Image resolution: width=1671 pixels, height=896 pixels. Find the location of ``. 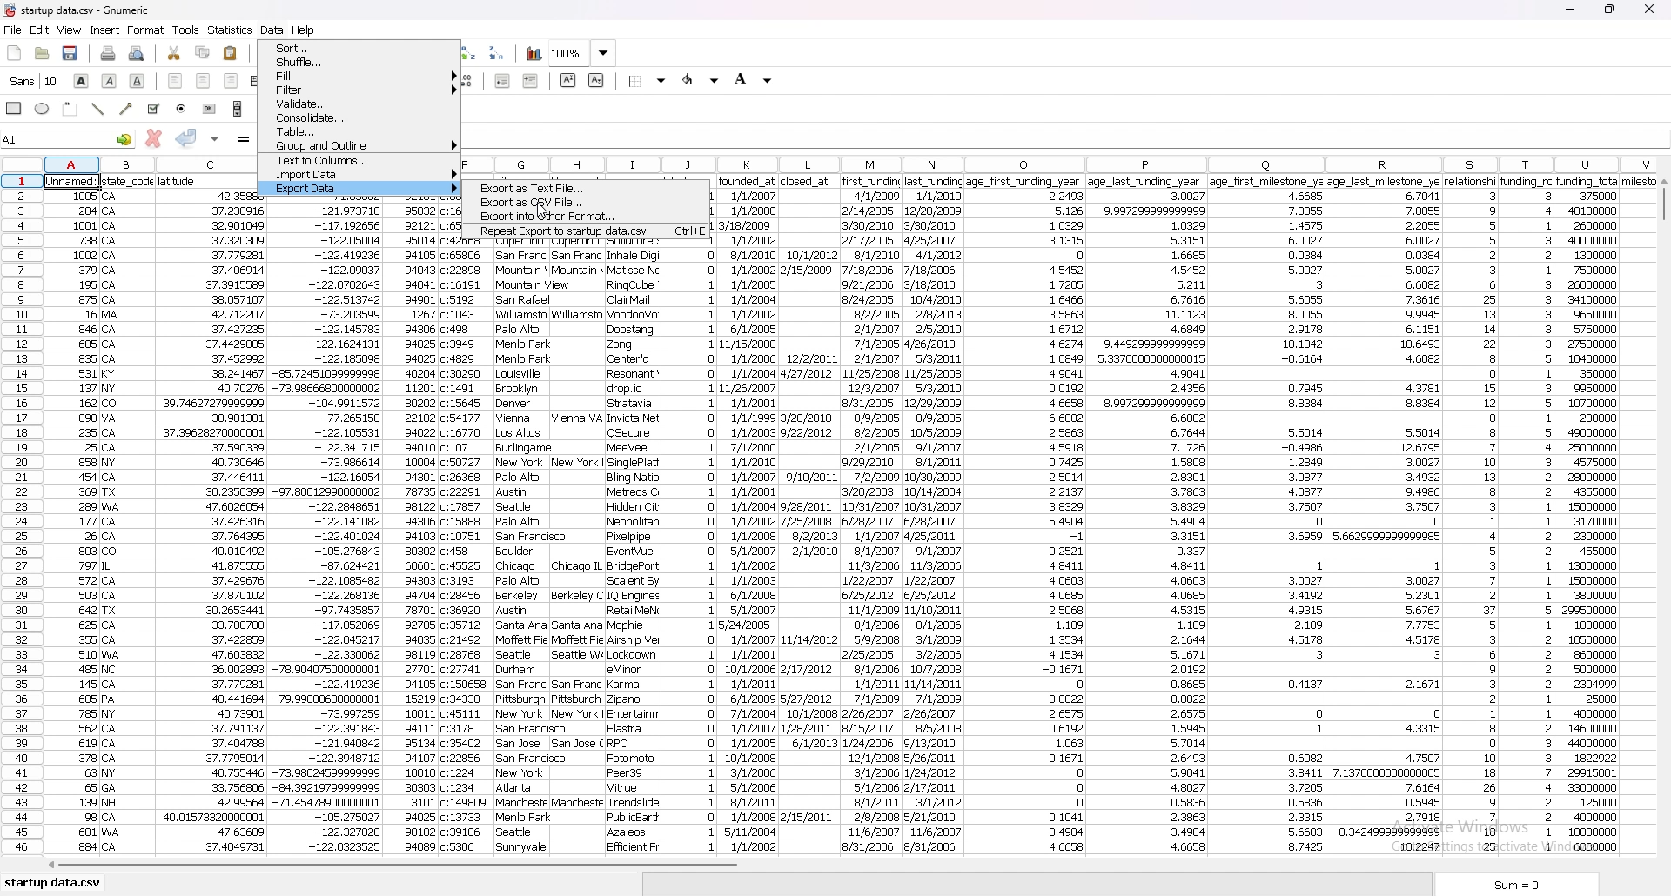

 is located at coordinates (129, 515).